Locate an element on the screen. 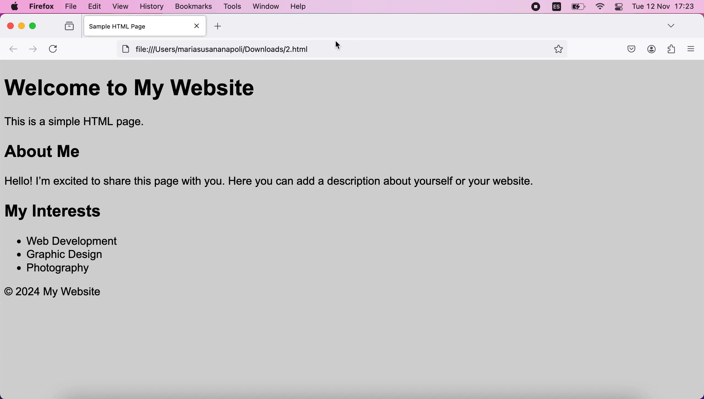 The height and width of the screenshot is (399, 704). firefox is located at coordinates (42, 7).